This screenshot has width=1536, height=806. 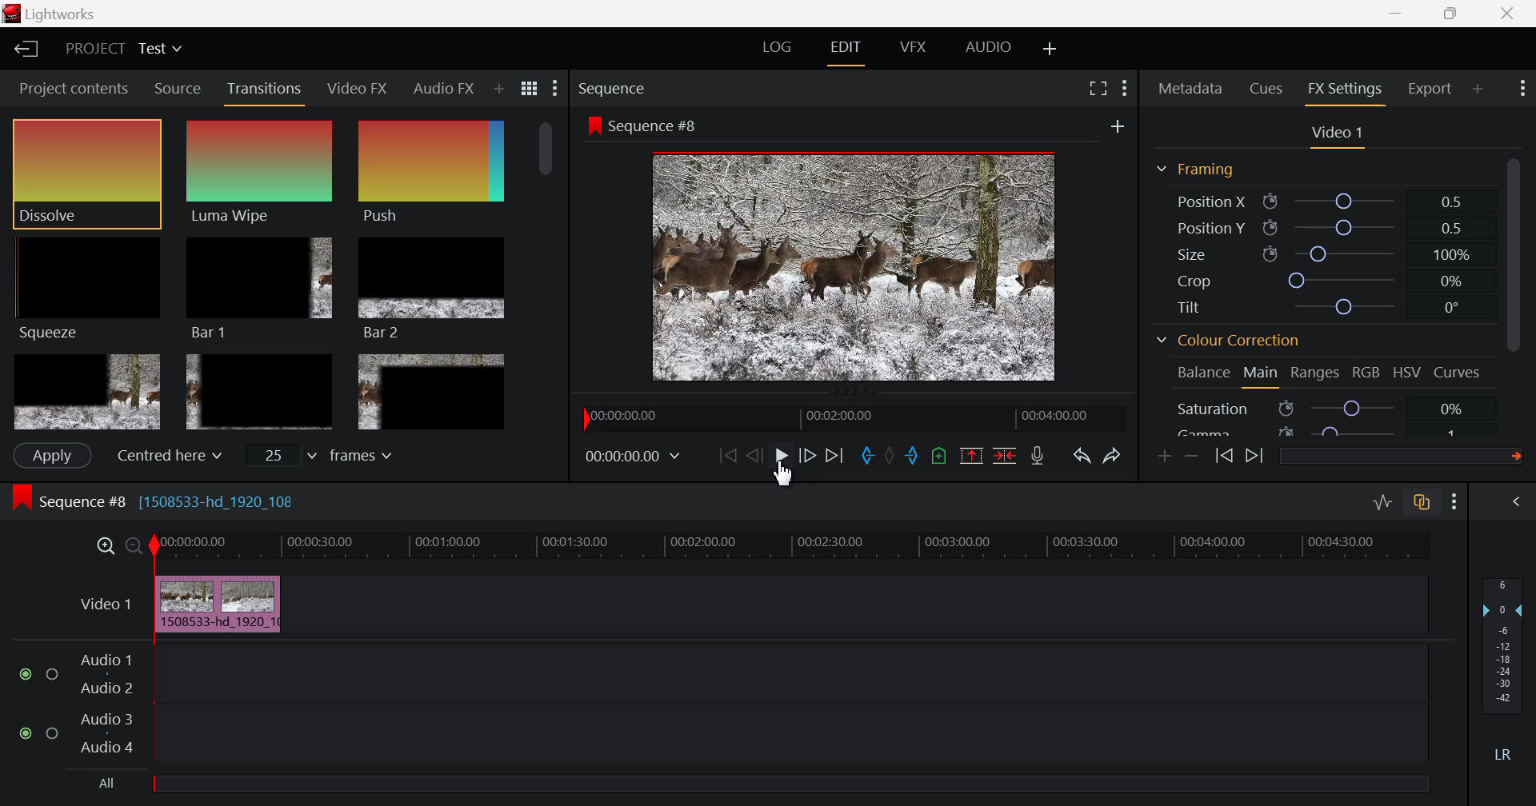 What do you see at coordinates (1478, 91) in the screenshot?
I see `Add panel` at bounding box center [1478, 91].